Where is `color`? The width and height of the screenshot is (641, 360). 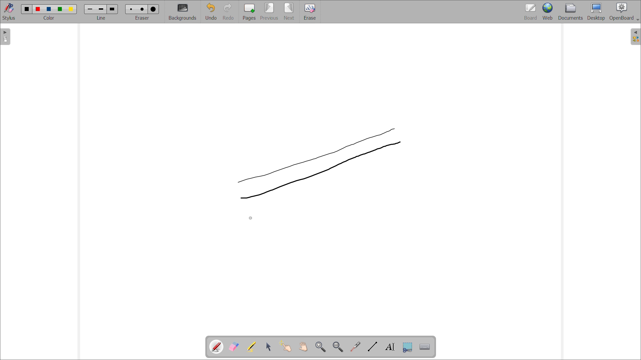
color is located at coordinates (50, 9).